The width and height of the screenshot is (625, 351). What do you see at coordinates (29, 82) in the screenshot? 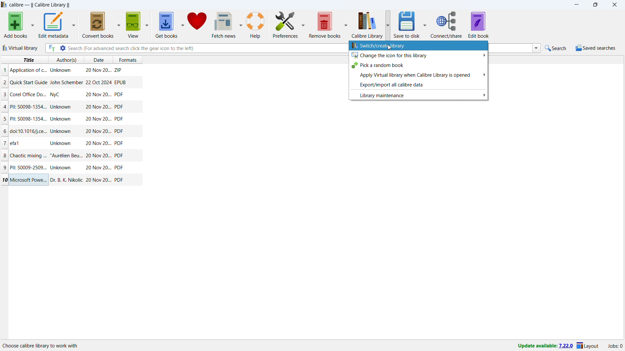
I see `Title` at bounding box center [29, 82].